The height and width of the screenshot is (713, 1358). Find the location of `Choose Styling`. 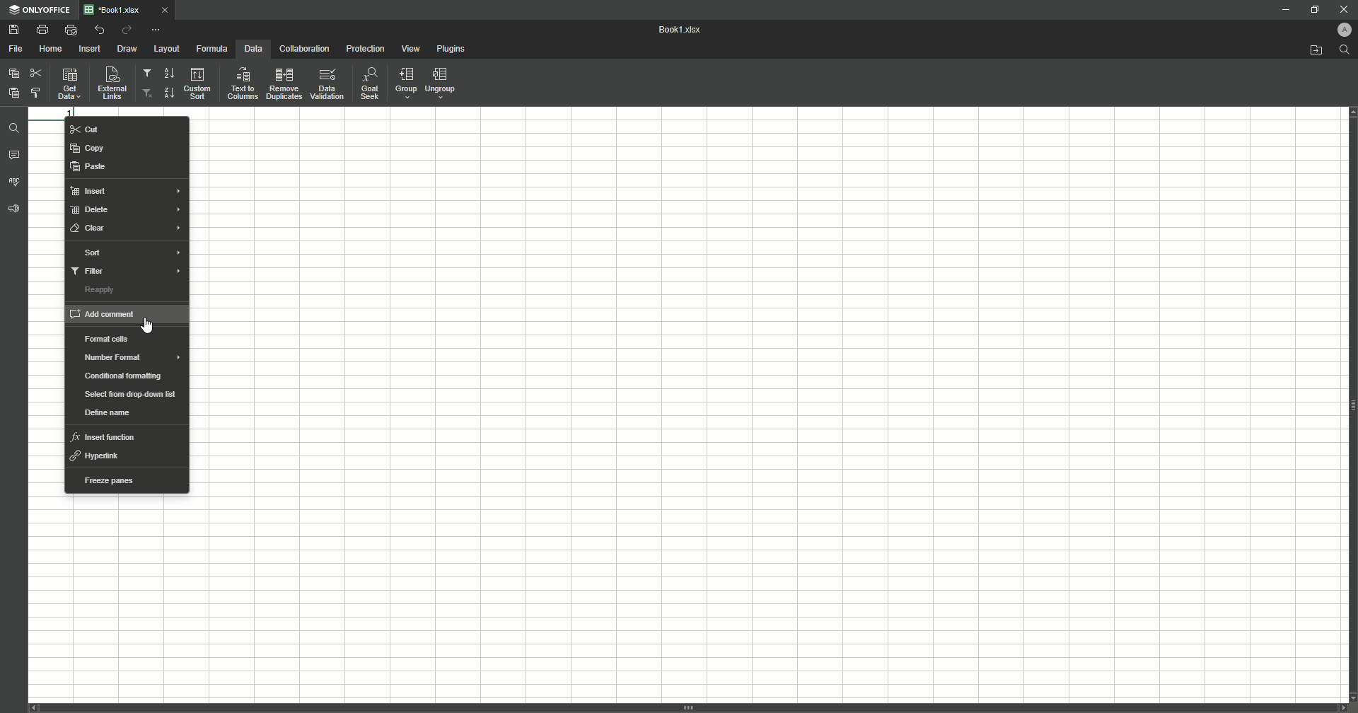

Choose Styling is located at coordinates (39, 93).